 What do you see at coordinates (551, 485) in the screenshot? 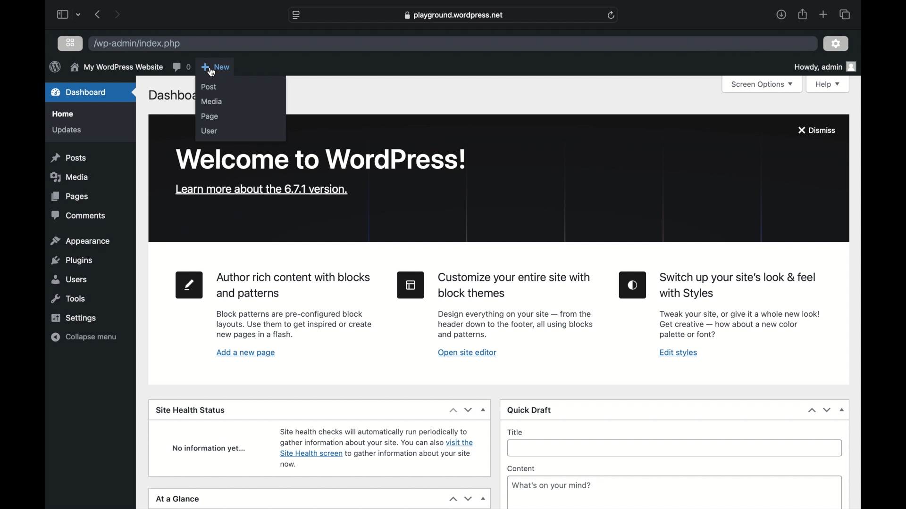
I see `info` at bounding box center [551, 485].